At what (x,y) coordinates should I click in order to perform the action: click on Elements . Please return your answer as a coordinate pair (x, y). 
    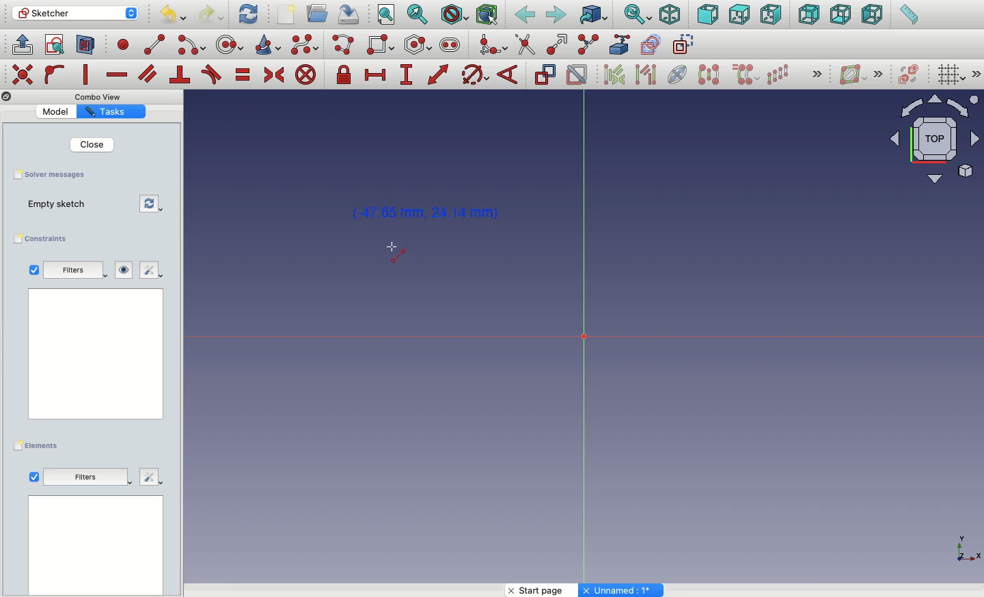
    Looking at the image, I should click on (39, 445).